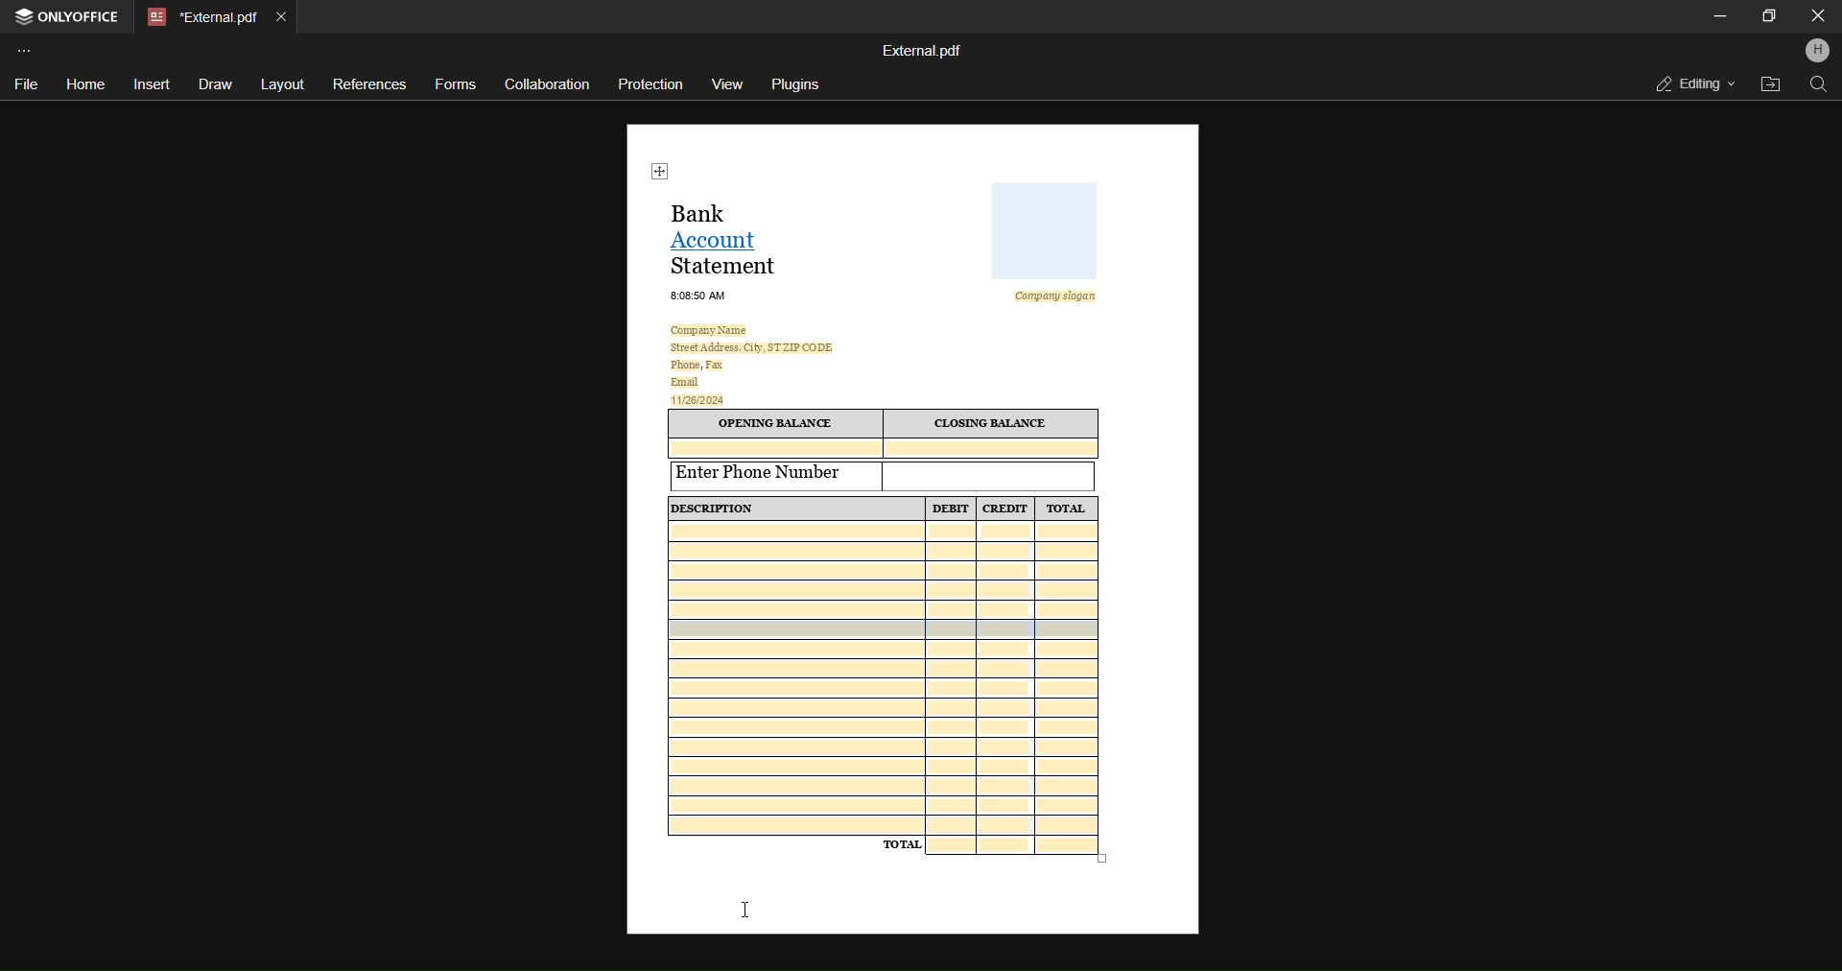 The height and width of the screenshot is (971, 1842). What do you see at coordinates (283, 83) in the screenshot?
I see `layout` at bounding box center [283, 83].